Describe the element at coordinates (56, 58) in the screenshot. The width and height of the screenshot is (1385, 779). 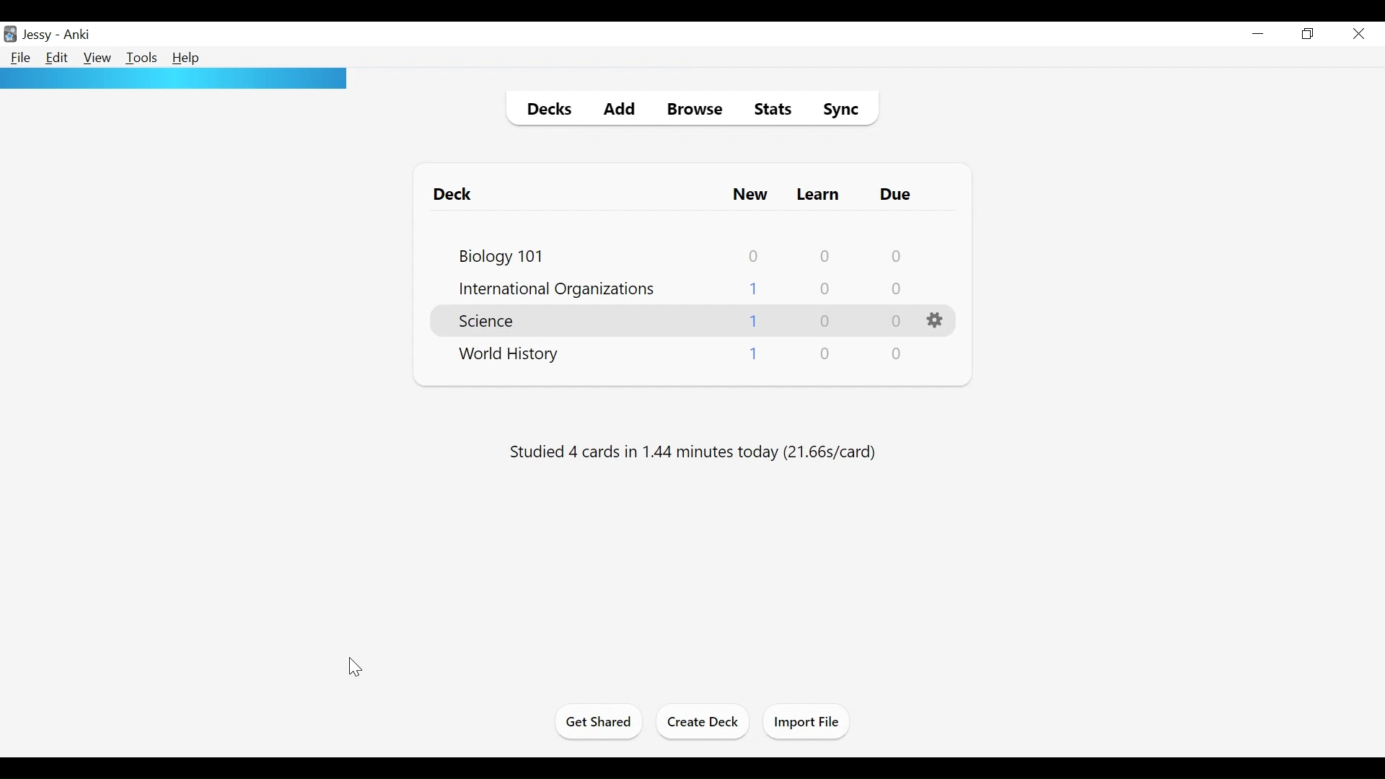
I see `Edit` at that location.